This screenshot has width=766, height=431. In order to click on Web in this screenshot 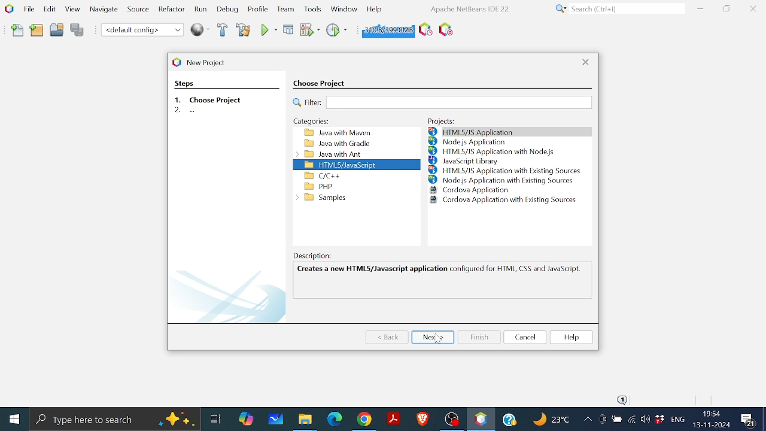, I will do `click(201, 29)`.